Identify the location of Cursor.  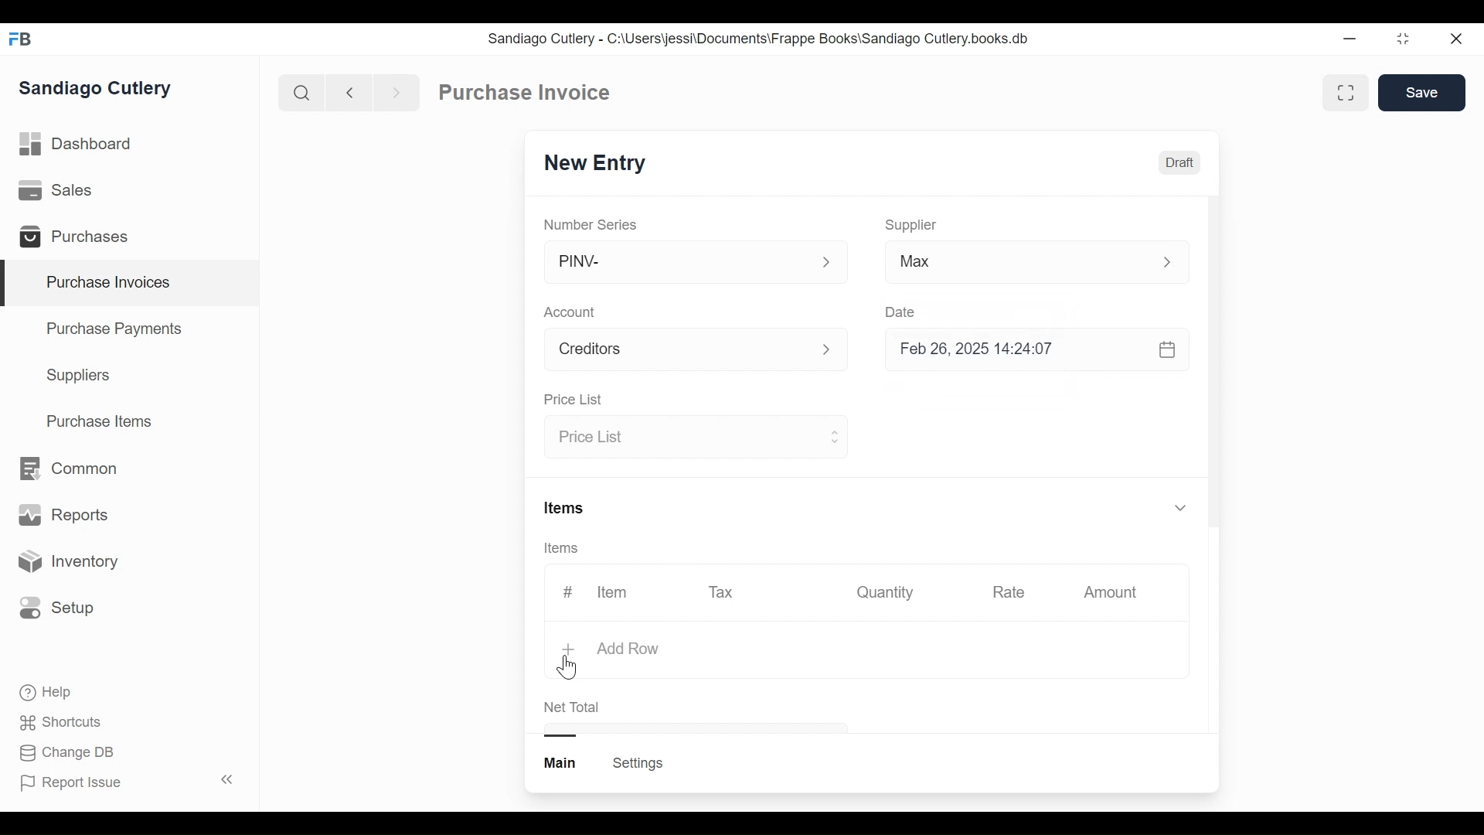
(568, 668).